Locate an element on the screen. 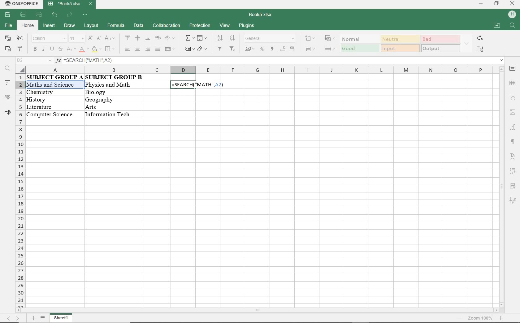  home is located at coordinates (28, 25).